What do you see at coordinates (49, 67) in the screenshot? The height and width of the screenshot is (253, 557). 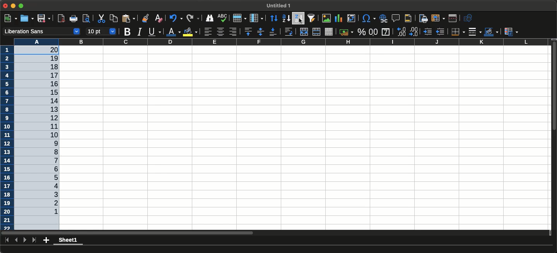 I see `3` at bounding box center [49, 67].